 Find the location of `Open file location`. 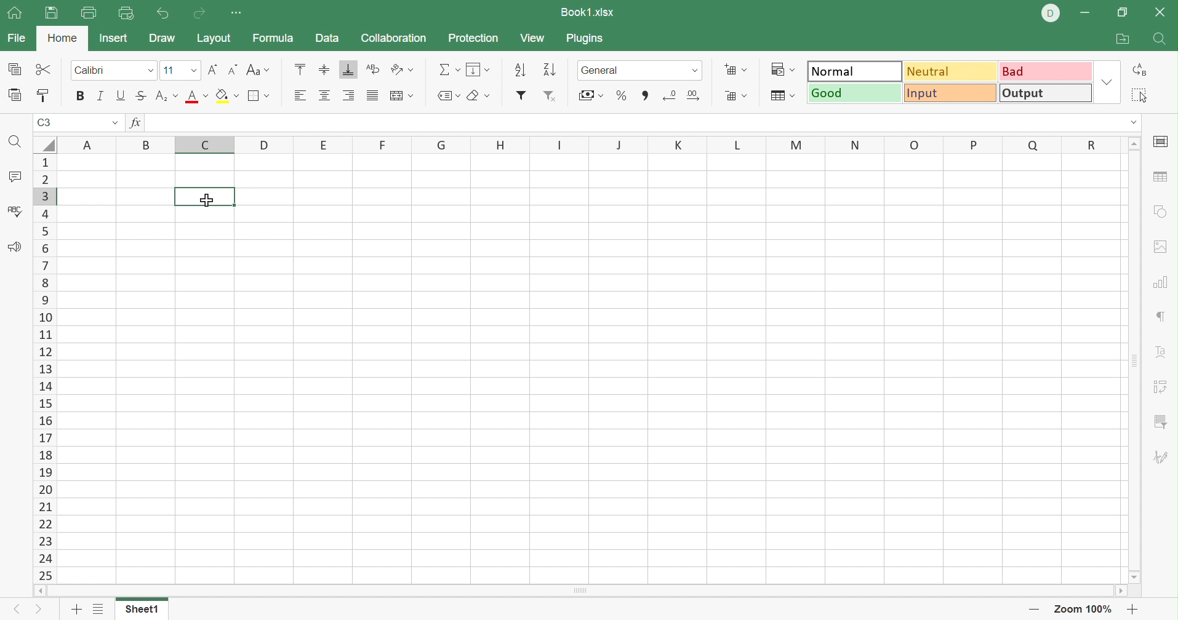

Open file location is located at coordinates (1124, 39).